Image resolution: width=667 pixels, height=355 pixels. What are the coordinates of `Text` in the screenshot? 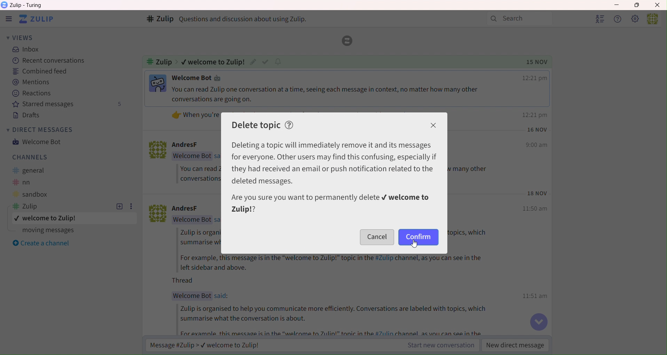 It's located at (248, 19).